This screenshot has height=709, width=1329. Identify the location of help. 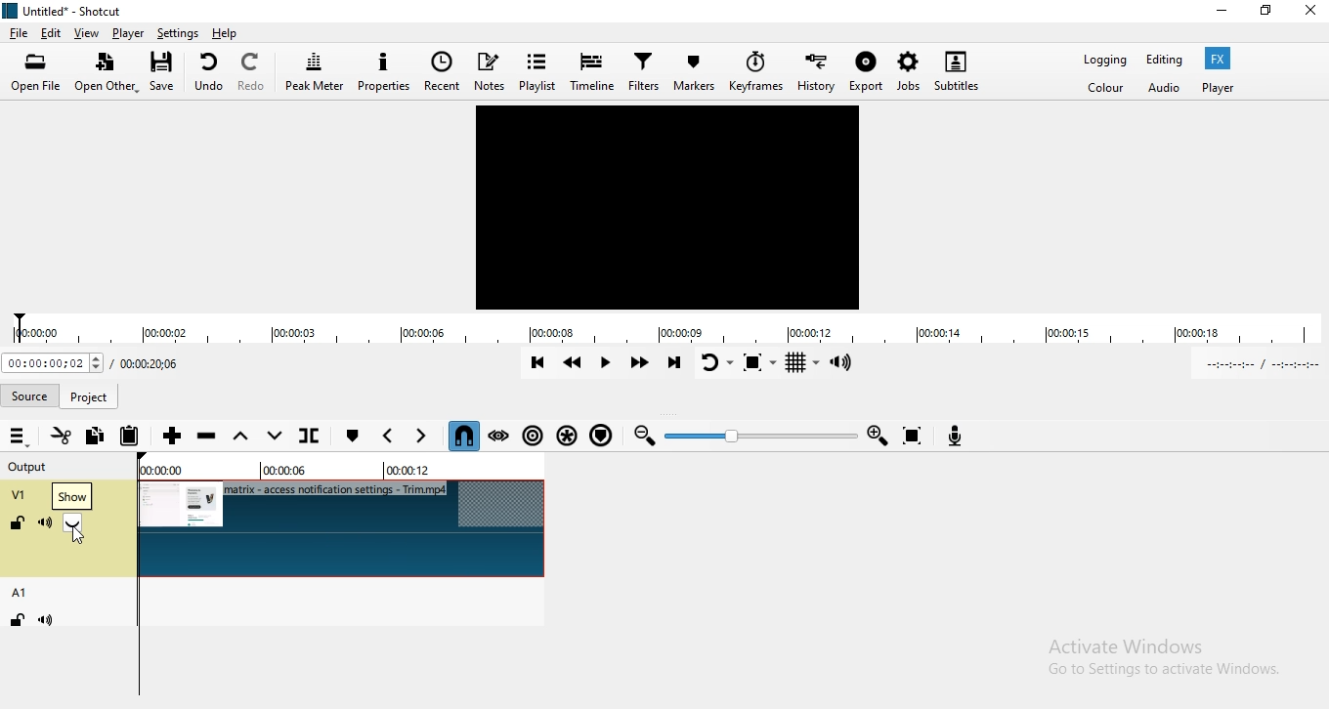
(232, 32).